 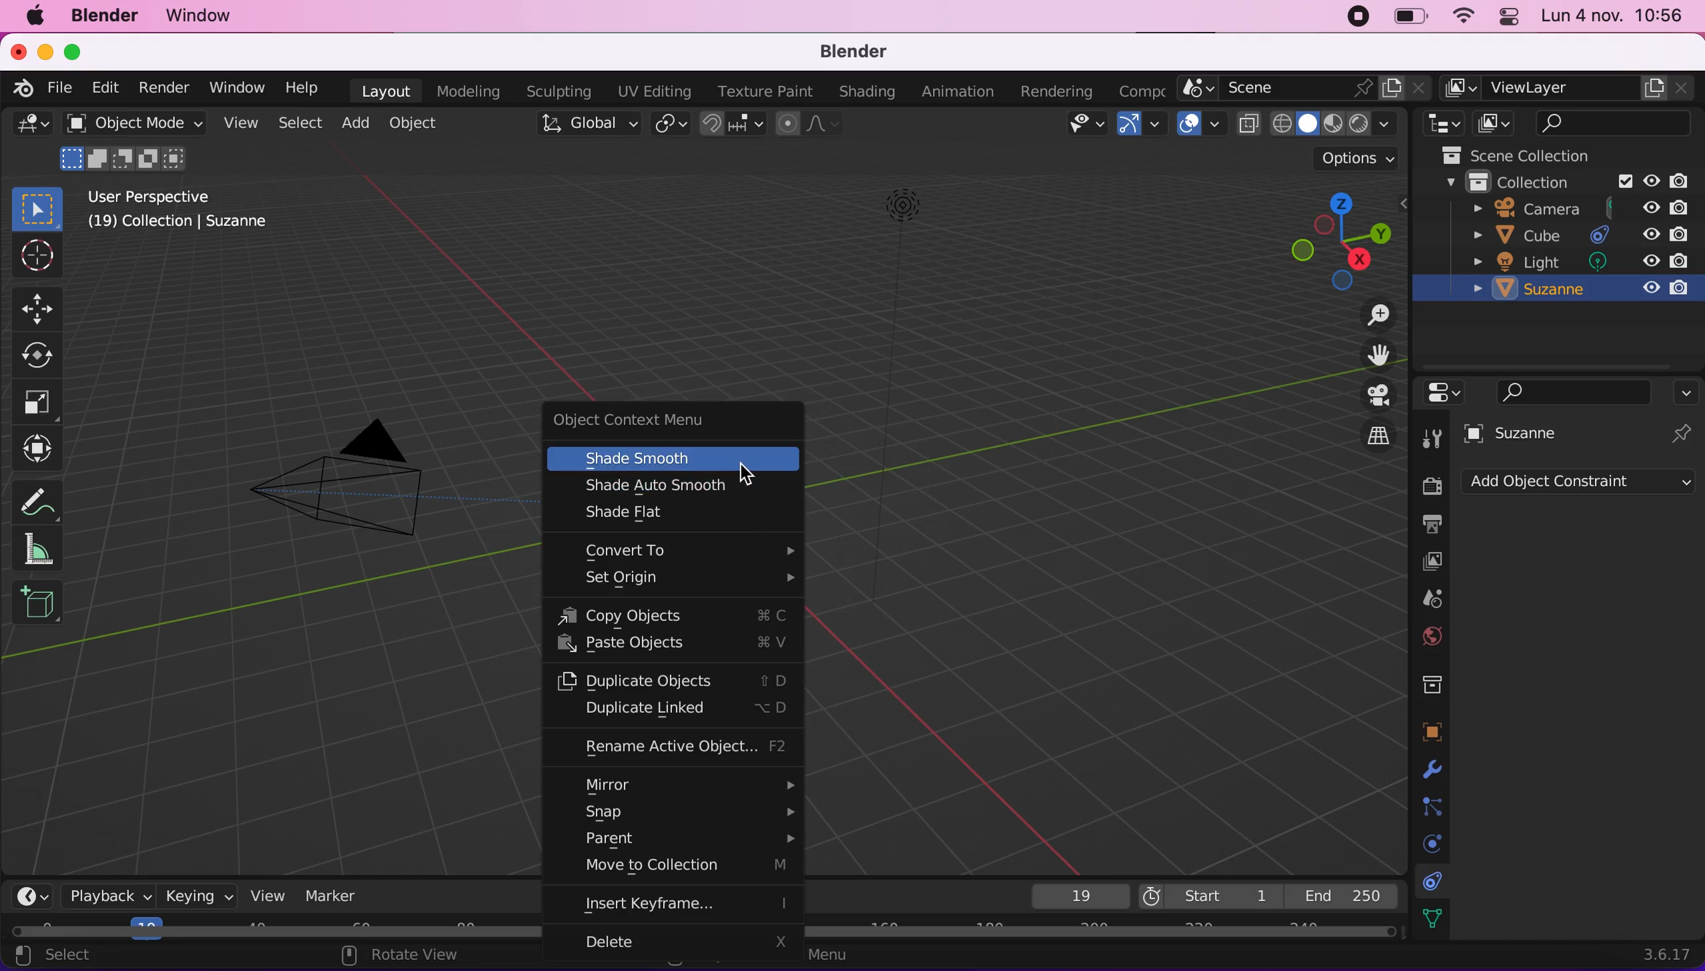 What do you see at coordinates (1358, 125) in the screenshot?
I see `rendered display` at bounding box center [1358, 125].